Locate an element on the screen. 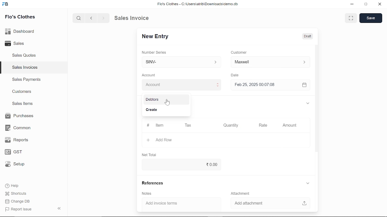  Sales Payments is located at coordinates (26, 80).